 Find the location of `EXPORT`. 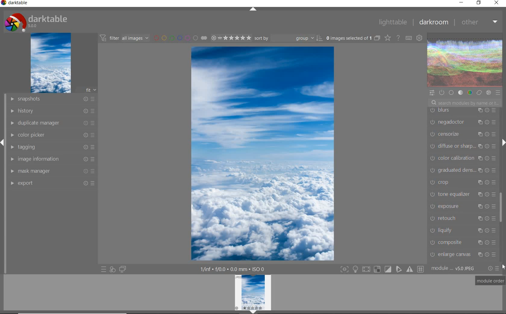

EXPORT is located at coordinates (52, 183).